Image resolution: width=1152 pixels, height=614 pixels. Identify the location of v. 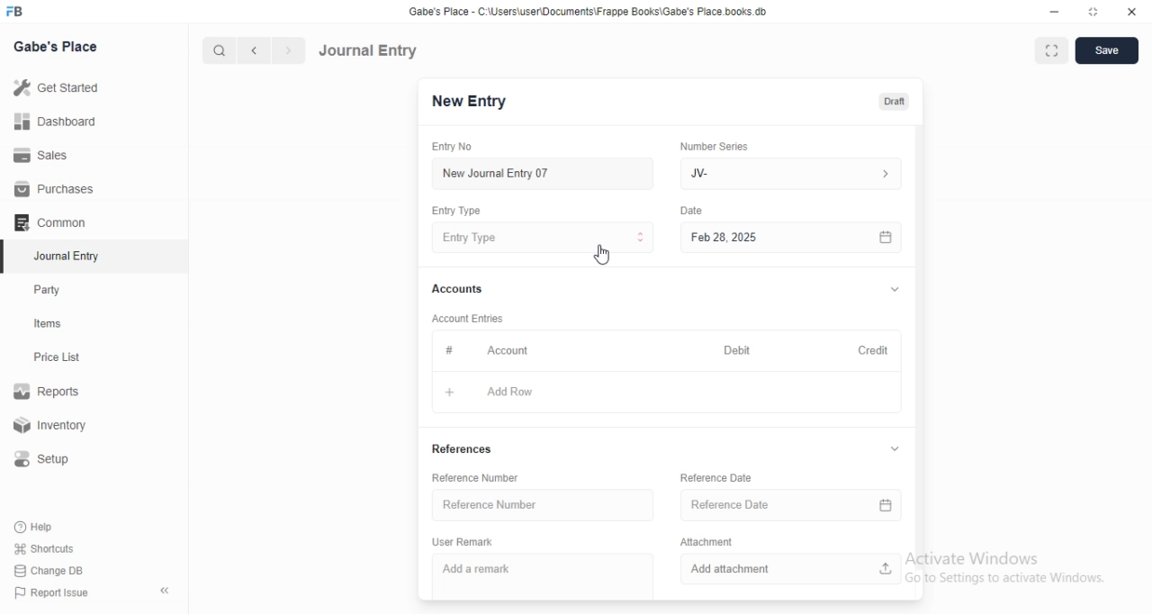
(898, 450).